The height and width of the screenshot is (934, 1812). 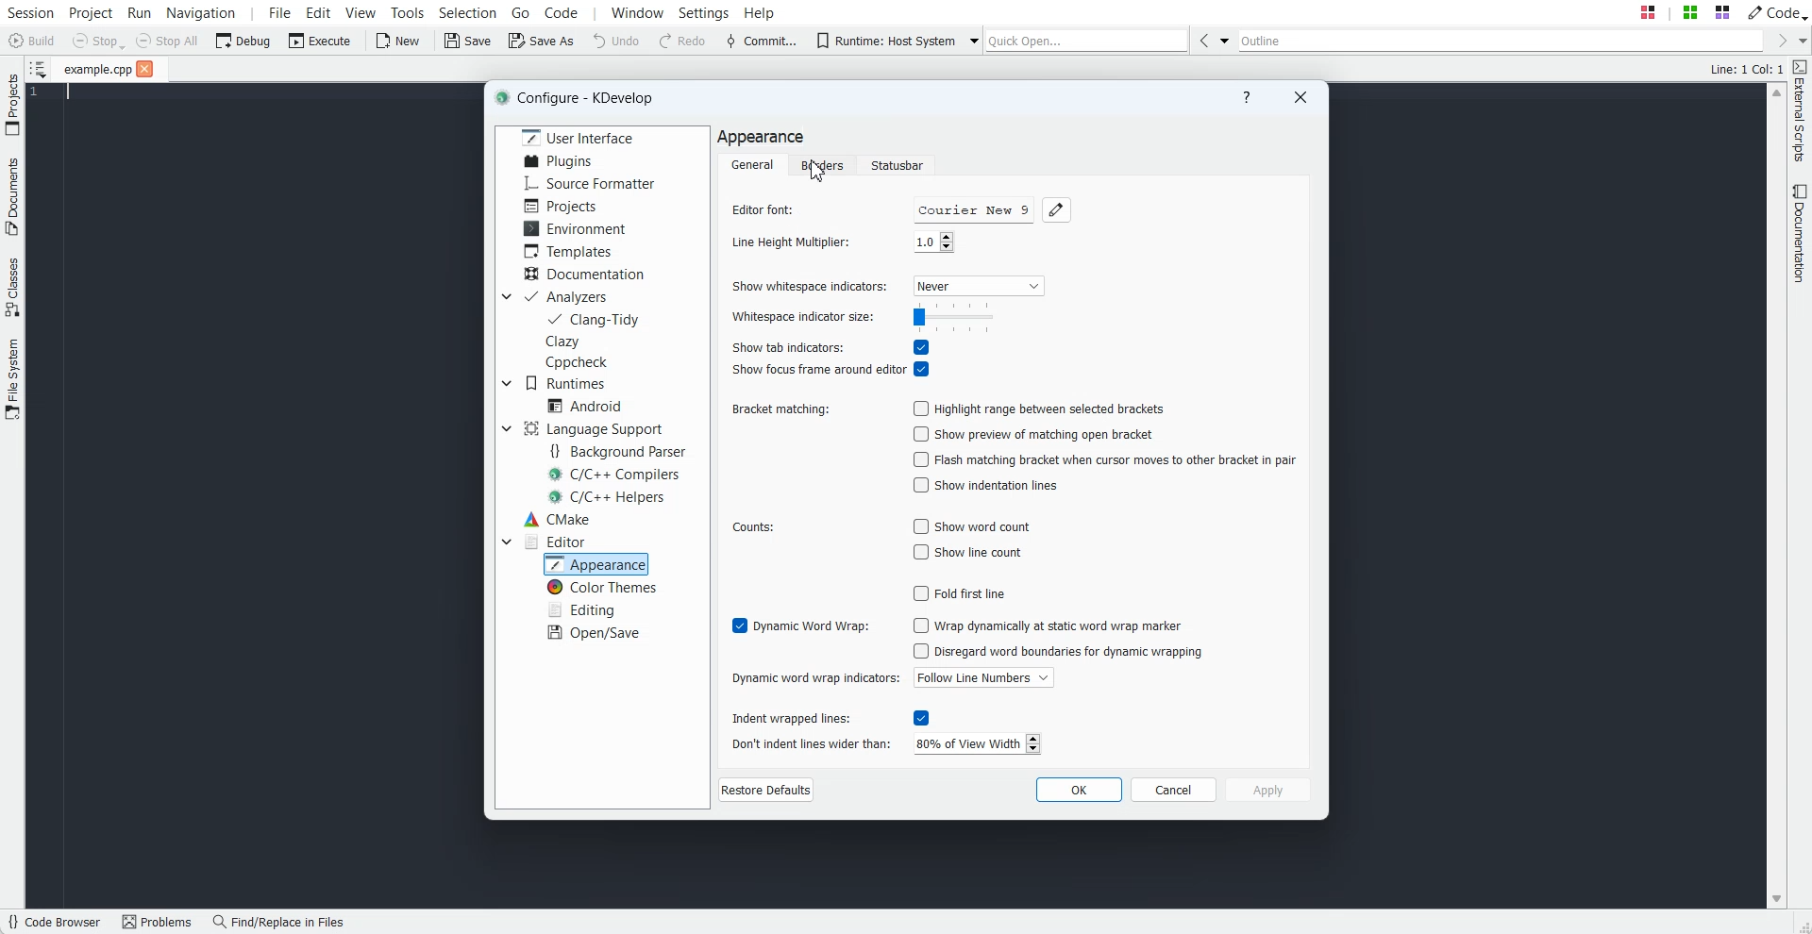 I want to click on Disable wrap dynamically at static word wrap marker, so click(x=1045, y=625).